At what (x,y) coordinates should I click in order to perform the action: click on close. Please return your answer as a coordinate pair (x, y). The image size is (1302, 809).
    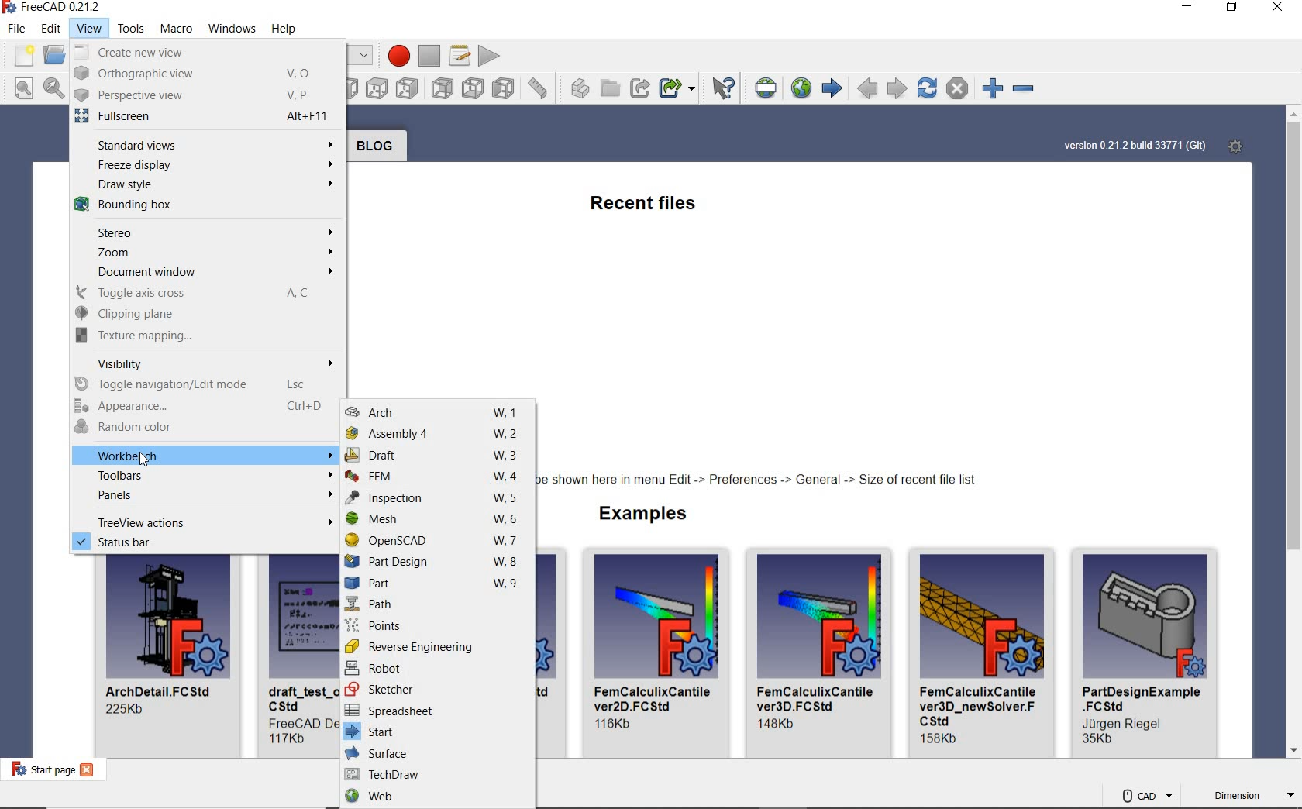
    Looking at the image, I should click on (90, 771).